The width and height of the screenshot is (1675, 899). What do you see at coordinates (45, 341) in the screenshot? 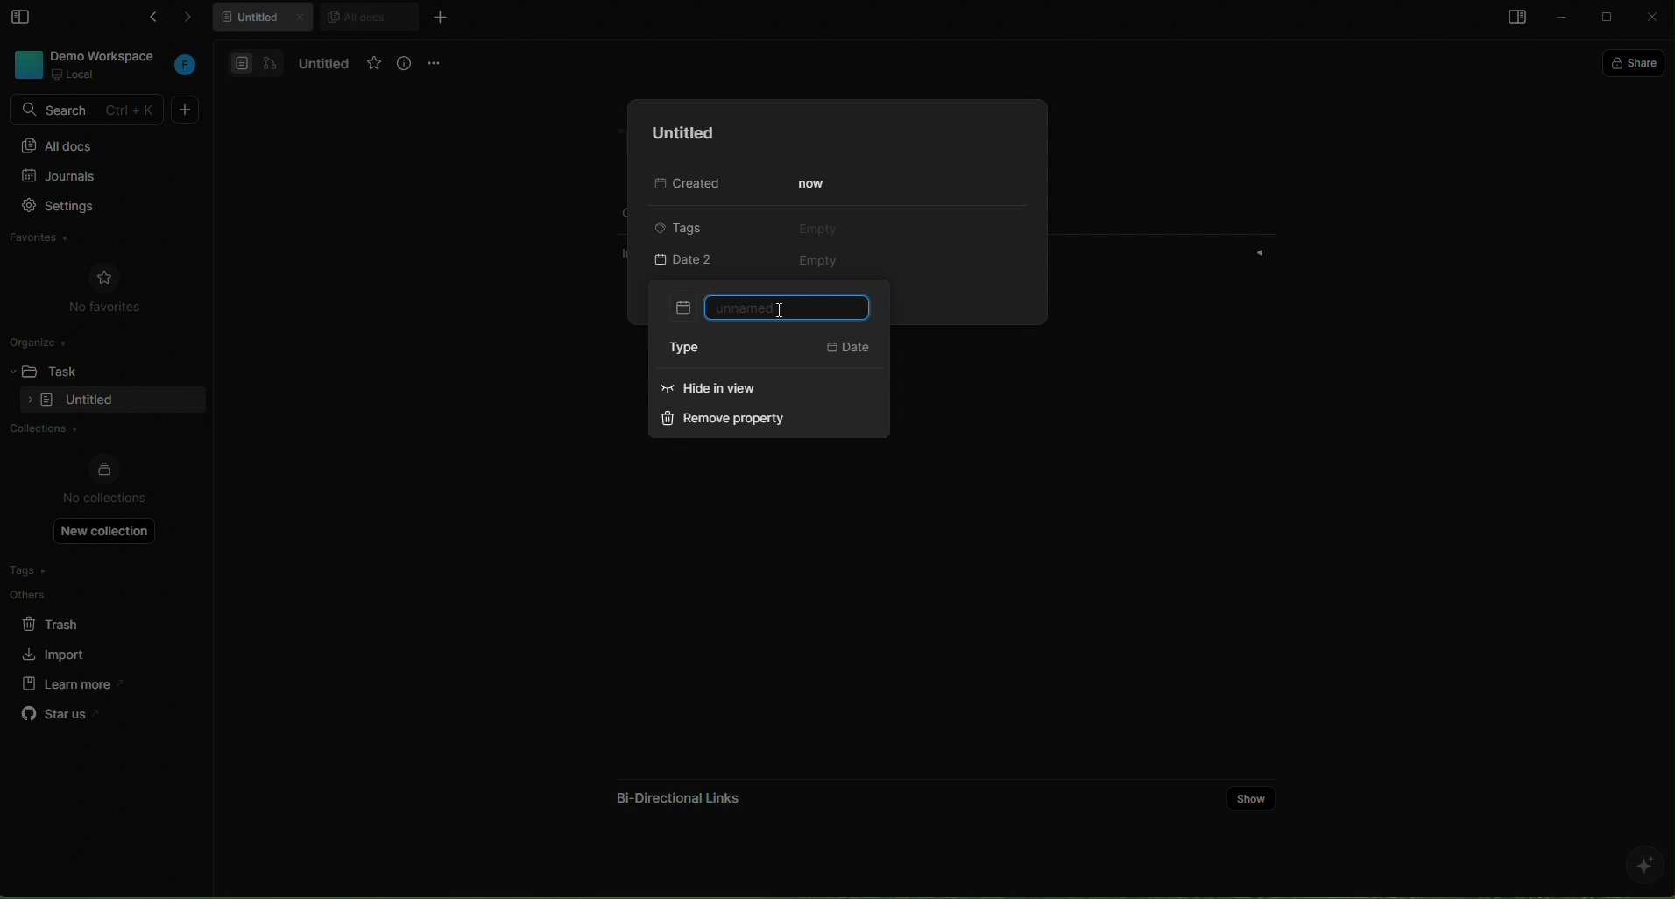
I see `organize` at bounding box center [45, 341].